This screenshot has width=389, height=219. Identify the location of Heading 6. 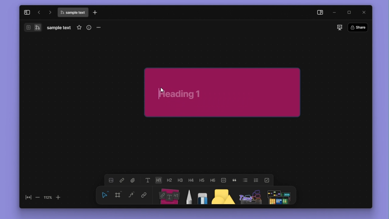
(212, 180).